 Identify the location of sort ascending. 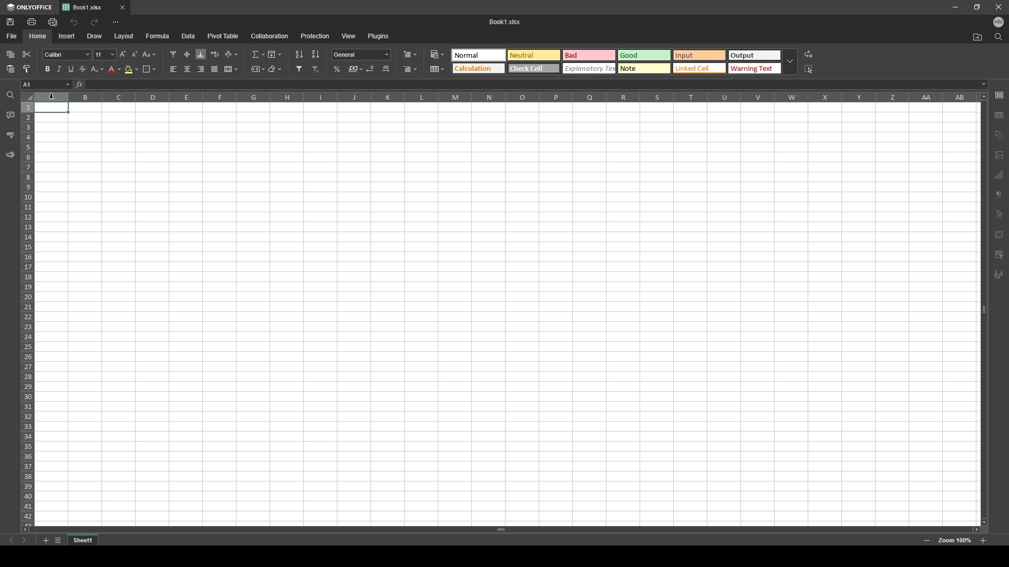
(299, 54).